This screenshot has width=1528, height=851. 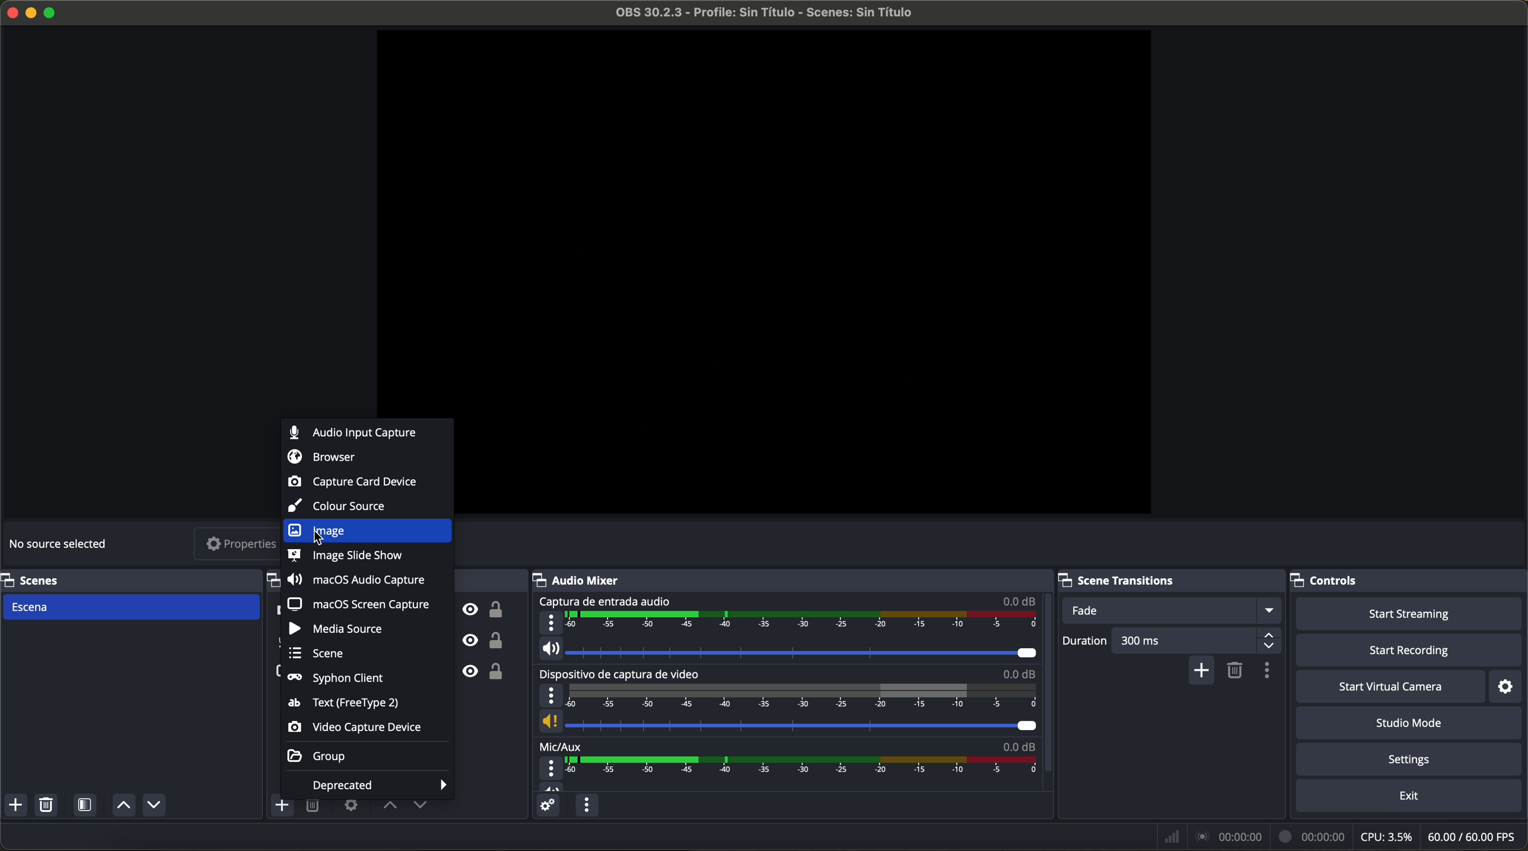 I want to click on click on image, so click(x=367, y=533).